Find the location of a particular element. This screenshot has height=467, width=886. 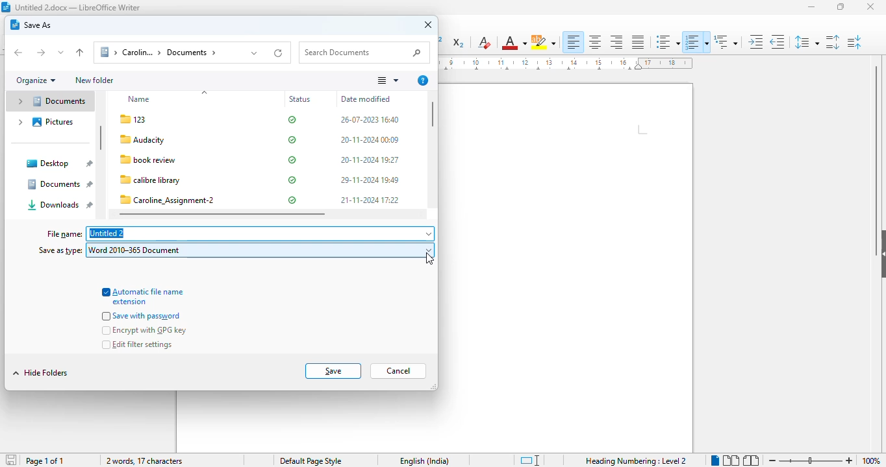

horizontal scroll bar is located at coordinates (222, 214).